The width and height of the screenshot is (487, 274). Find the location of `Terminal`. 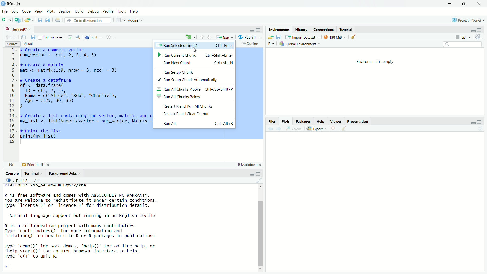

Terminal is located at coordinates (33, 173).